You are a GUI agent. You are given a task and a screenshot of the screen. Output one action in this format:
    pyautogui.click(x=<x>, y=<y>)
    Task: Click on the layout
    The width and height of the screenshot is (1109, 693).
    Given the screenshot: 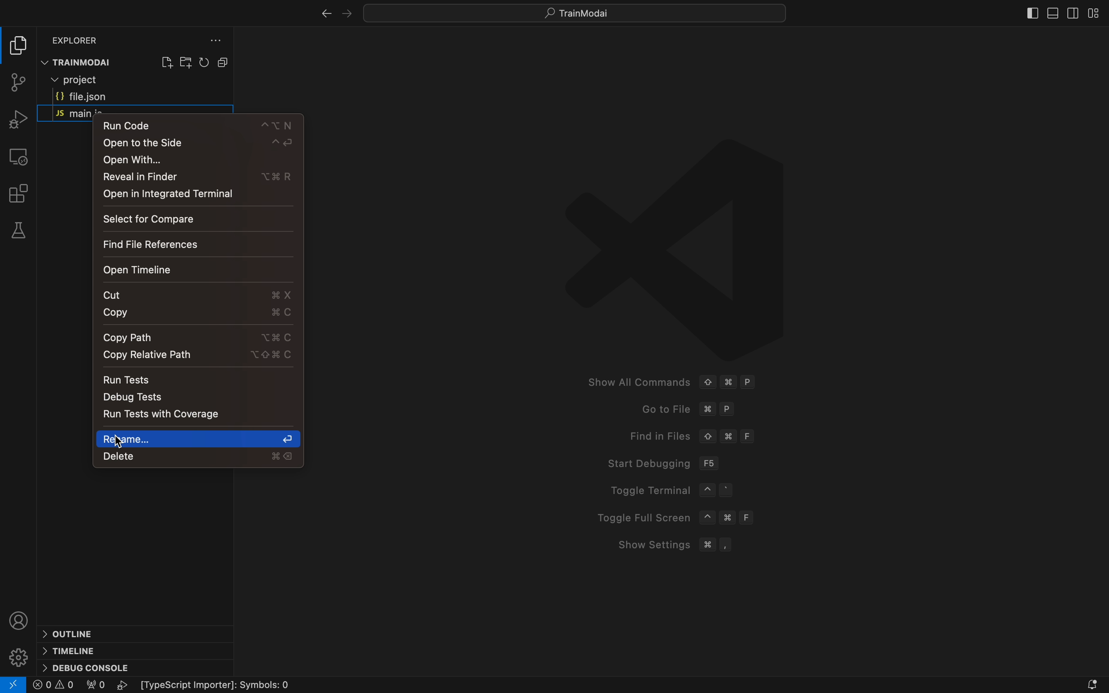 What is the action you would take?
    pyautogui.click(x=1096, y=14)
    